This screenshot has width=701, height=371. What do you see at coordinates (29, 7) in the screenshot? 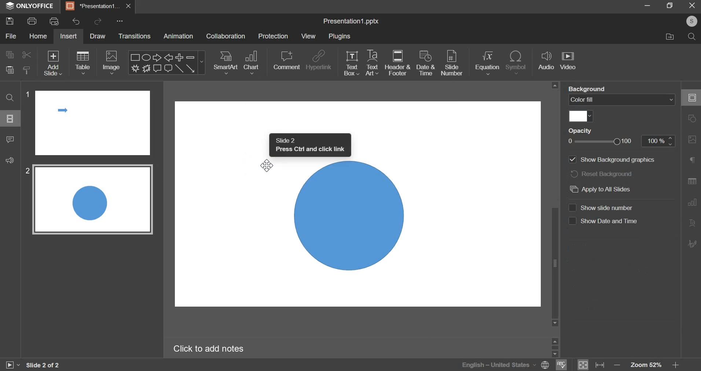
I see `ONLYOFFICE` at bounding box center [29, 7].